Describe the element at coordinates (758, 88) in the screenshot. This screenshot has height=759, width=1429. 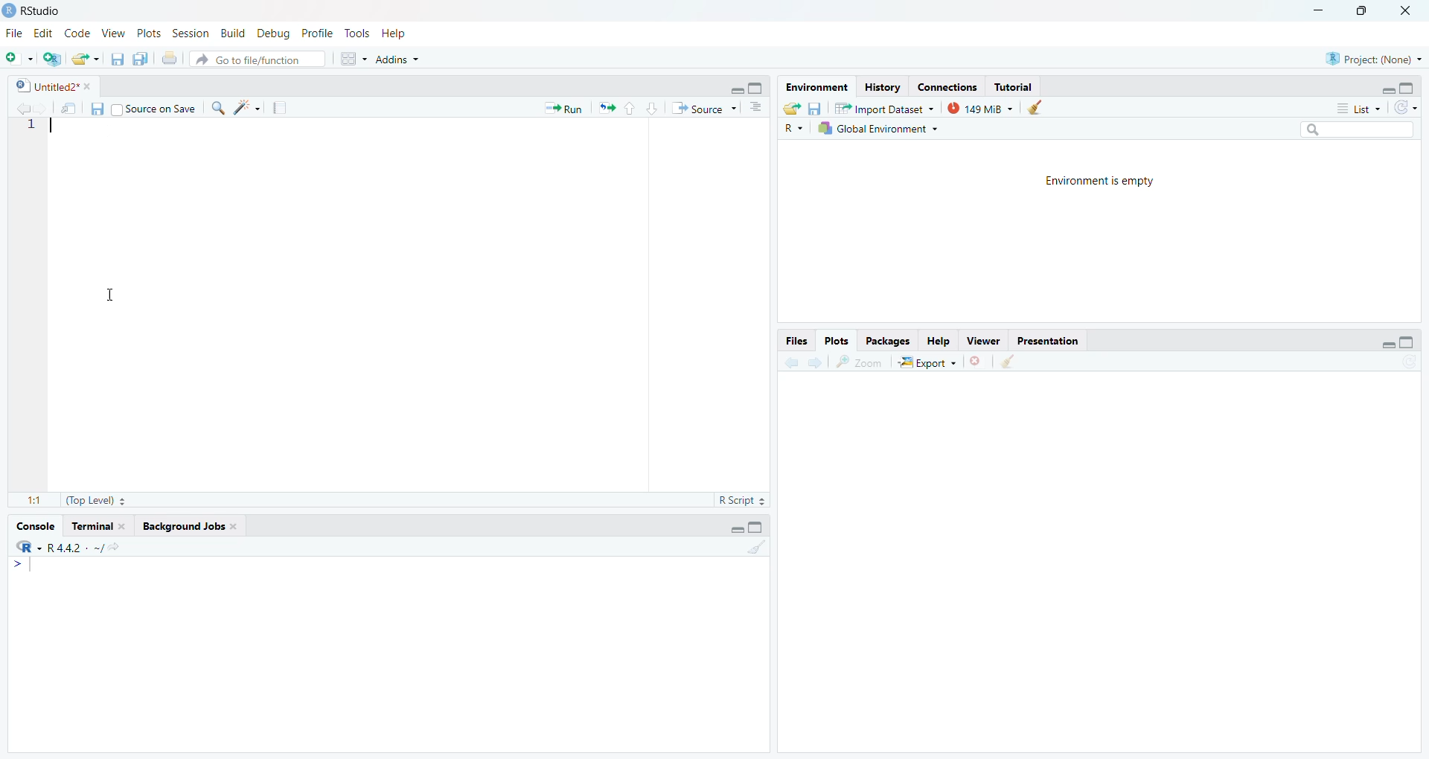
I see `Maximize` at that location.